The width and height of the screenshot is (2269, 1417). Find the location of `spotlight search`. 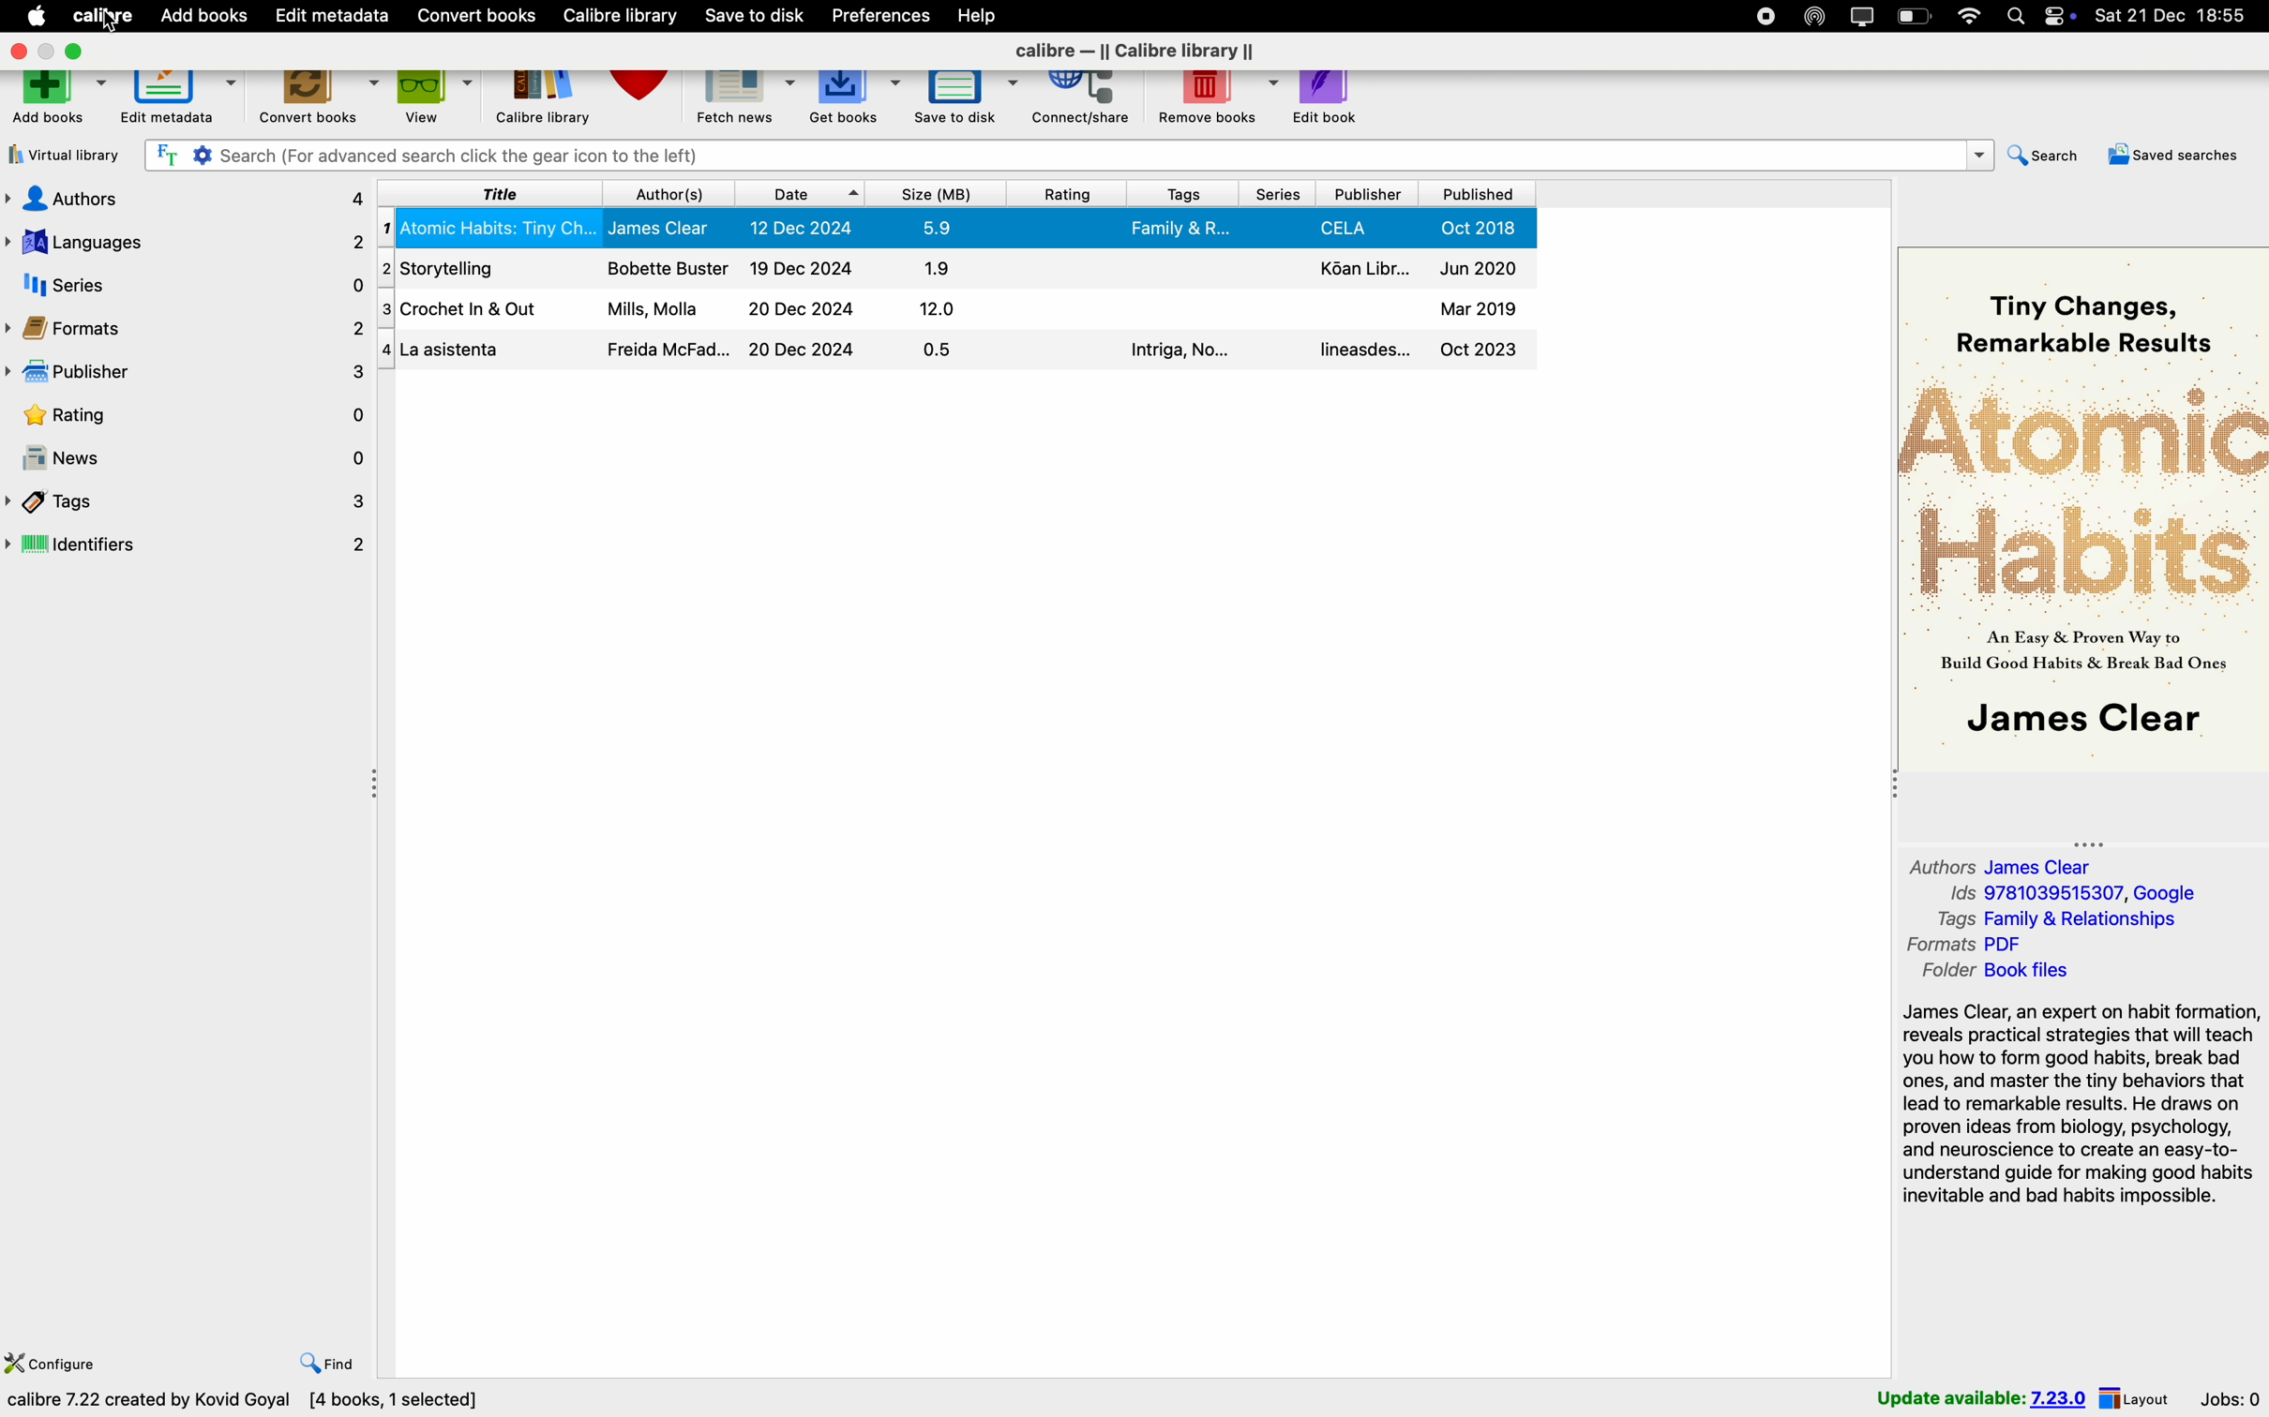

spotlight search is located at coordinates (2020, 15).